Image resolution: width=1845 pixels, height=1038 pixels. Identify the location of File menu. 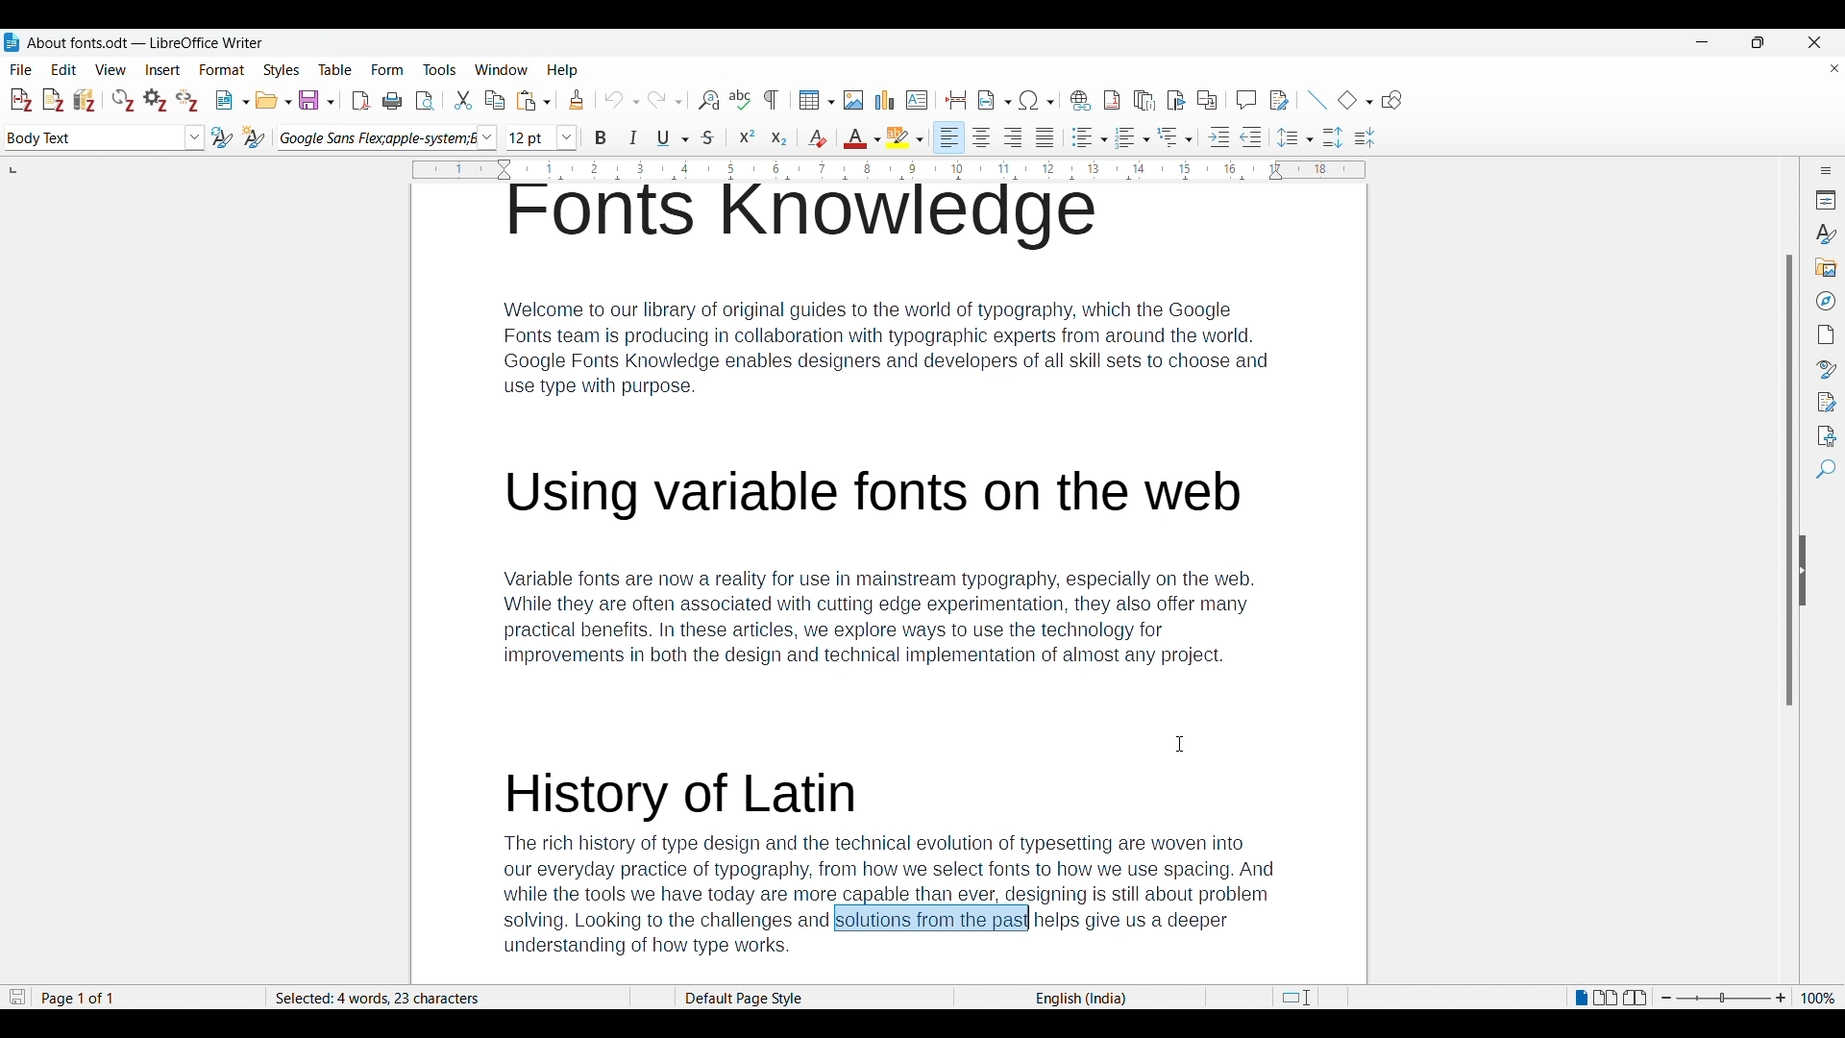
(21, 69).